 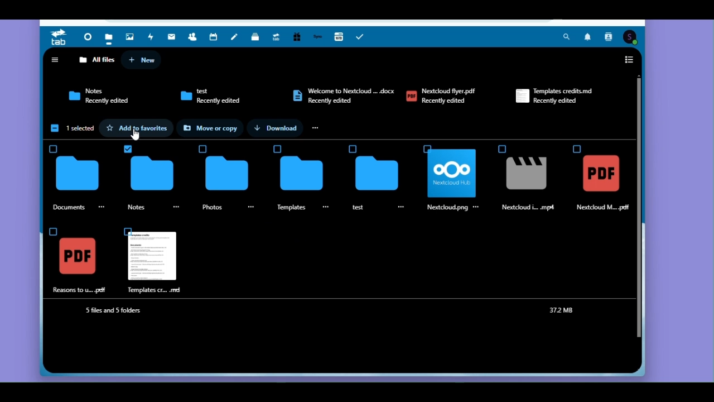 I want to click on Welcome to Netcloud ... docx, so click(x=350, y=89).